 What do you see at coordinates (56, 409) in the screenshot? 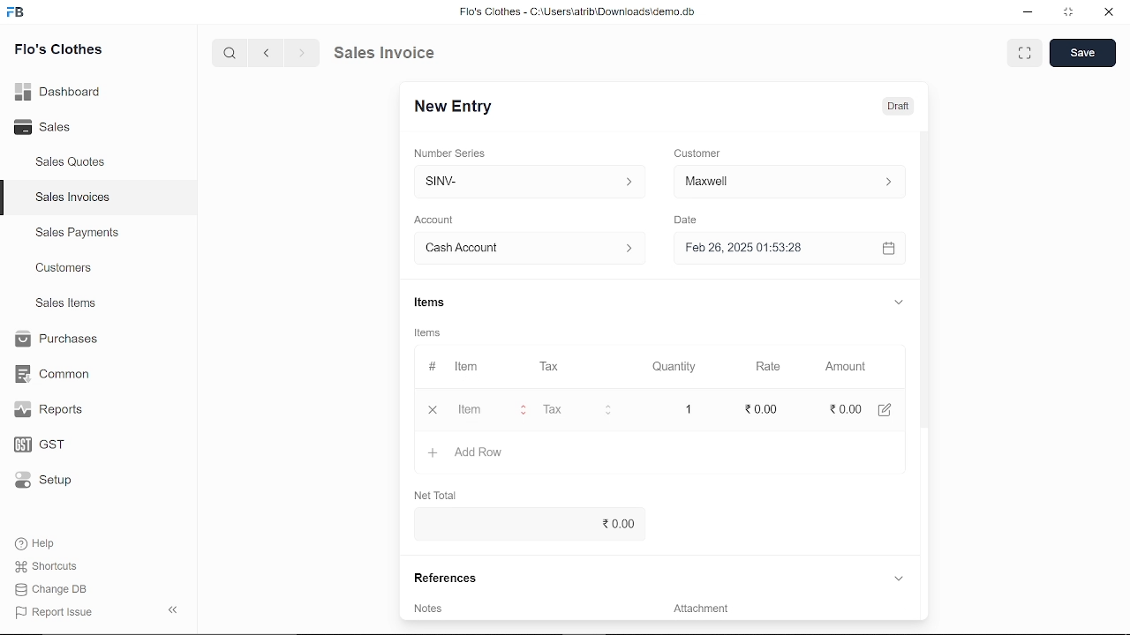
I see `Reports.` at bounding box center [56, 409].